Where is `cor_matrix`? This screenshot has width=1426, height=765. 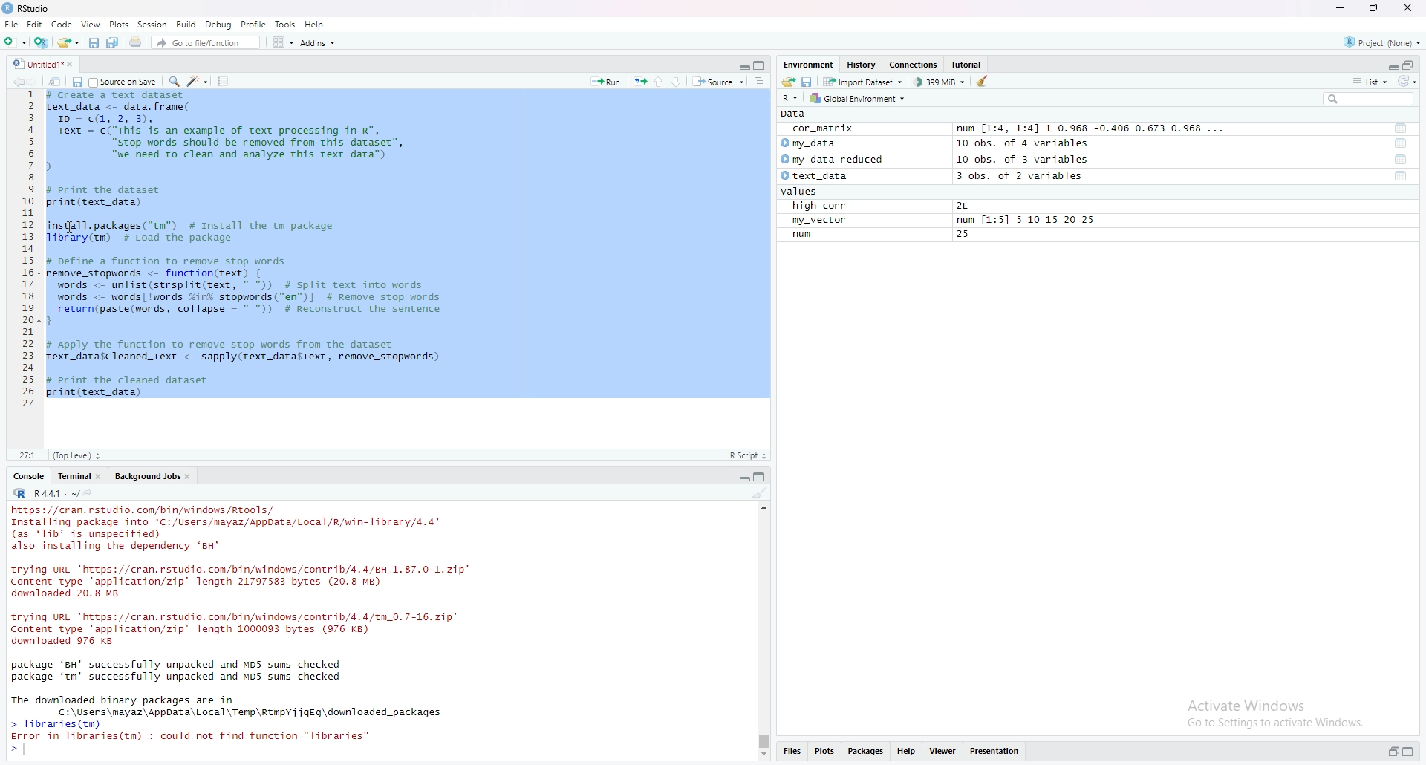
cor_matrix is located at coordinates (822, 128).